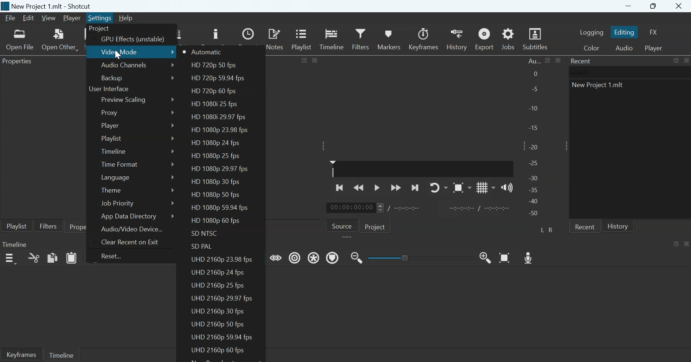 The image size is (691, 362). I want to click on SD NTSC, so click(205, 234).